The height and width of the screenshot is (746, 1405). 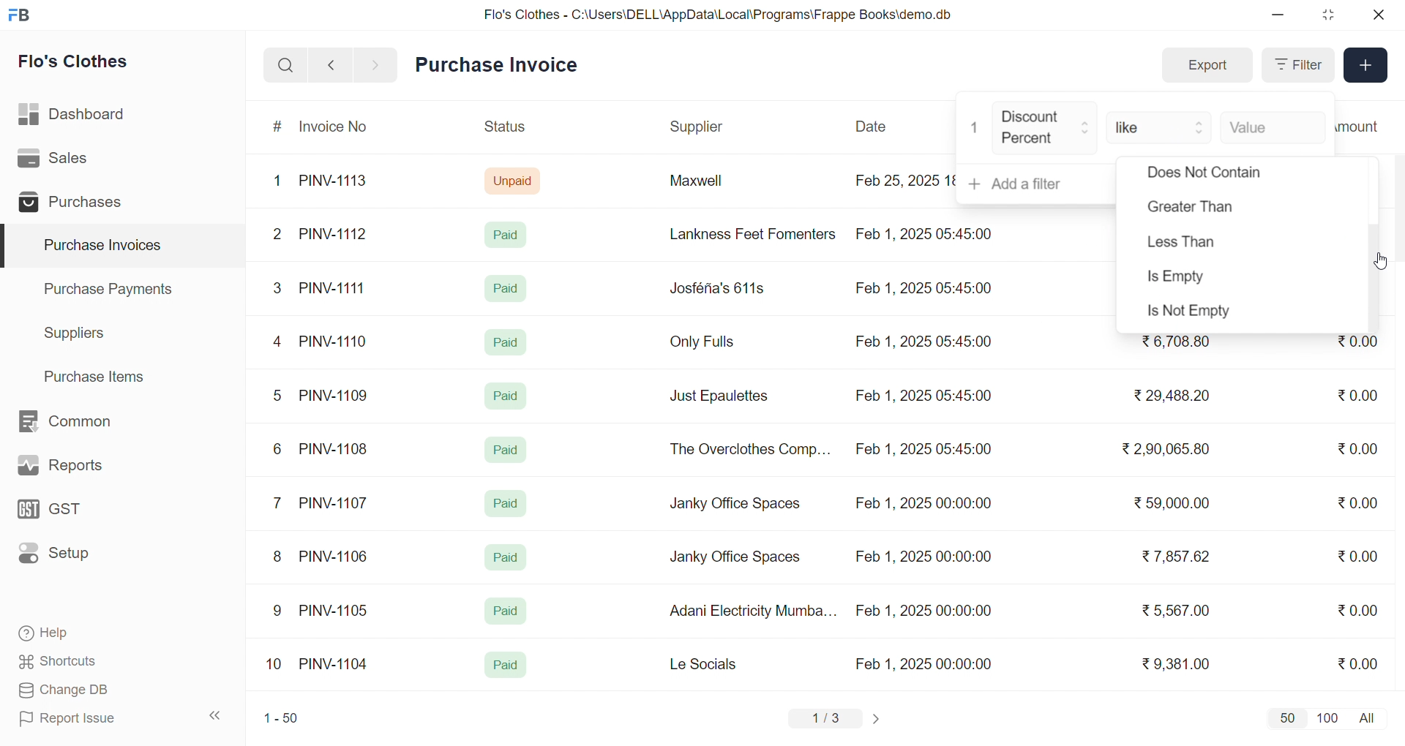 I want to click on 7, so click(x=280, y=502).